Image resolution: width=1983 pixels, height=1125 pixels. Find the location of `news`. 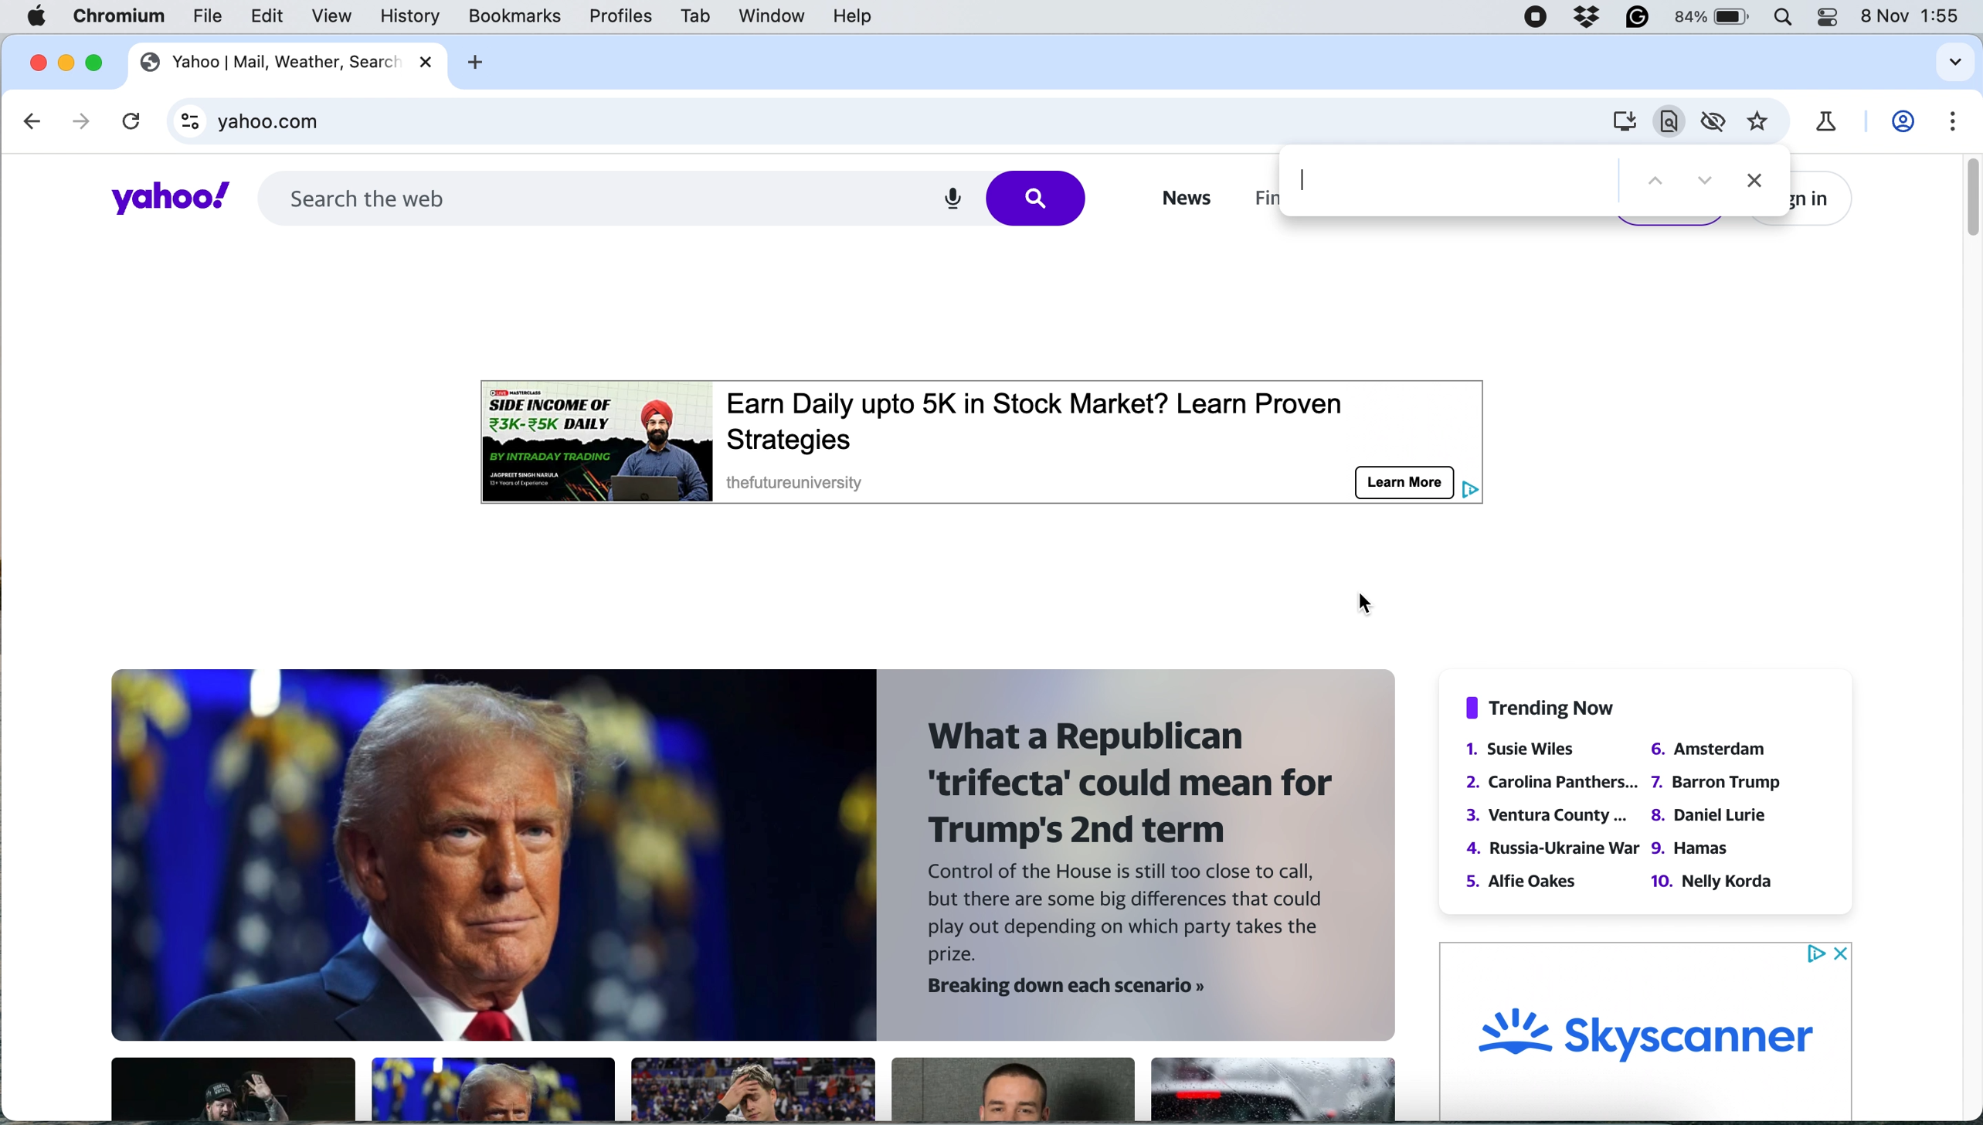

news is located at coordinates (1182, 199).